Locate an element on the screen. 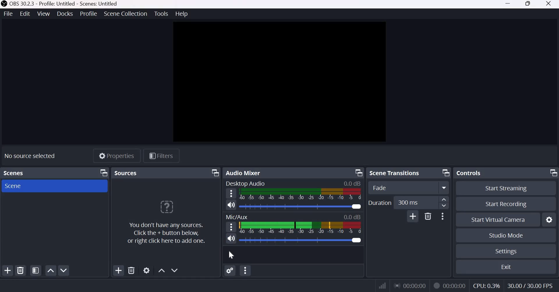 This screenshot has height=292, width=559. 30.00/30.00 FPS is located at coordinates (531, 285).